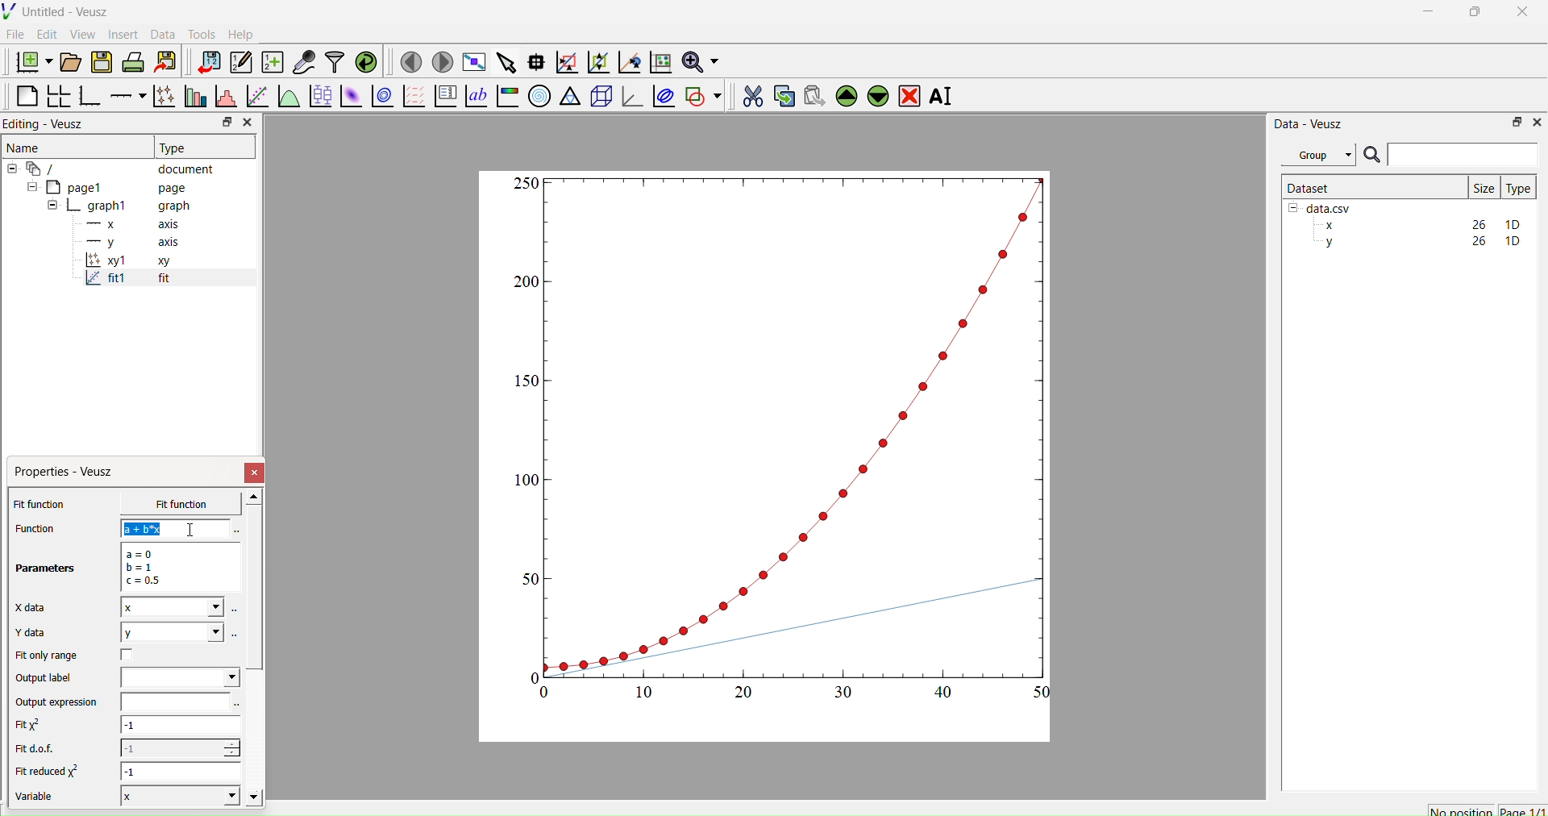 This screenshot has height=816, width=1548. Describe the element at coordinates (539, 96) in the screenshot. I see `Polar Graph` at that location.